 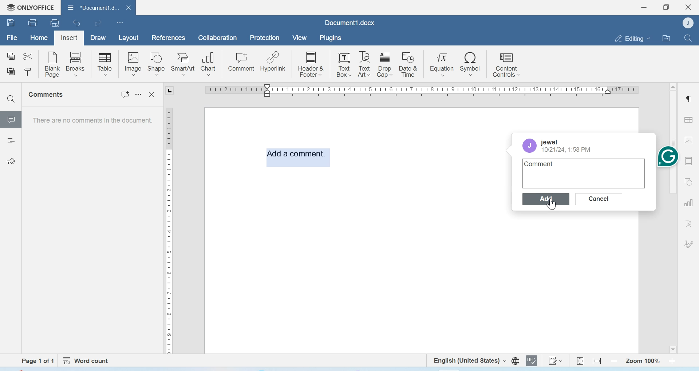 What do you see at coordinates (157, 64) in the screenshot?
I see `Shape` at bounding box center [157, 64].